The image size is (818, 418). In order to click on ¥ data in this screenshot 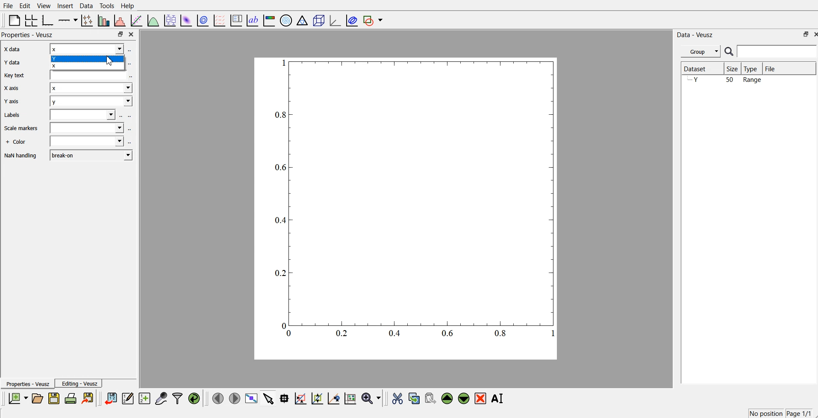, I will do `click(19, 62)`.